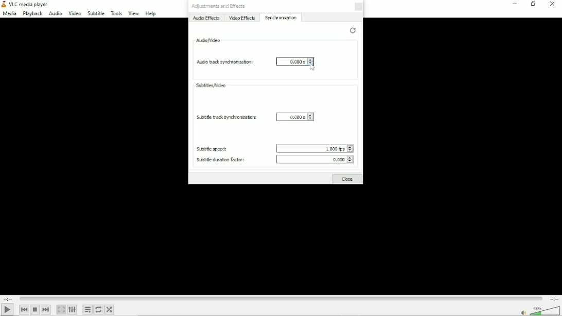 Image resolution: width=562 pixels, height=316 pixels. What do you see at coordinates (110, 310) in the screenshot?
I see `Random` at bounding box center [110, 310].